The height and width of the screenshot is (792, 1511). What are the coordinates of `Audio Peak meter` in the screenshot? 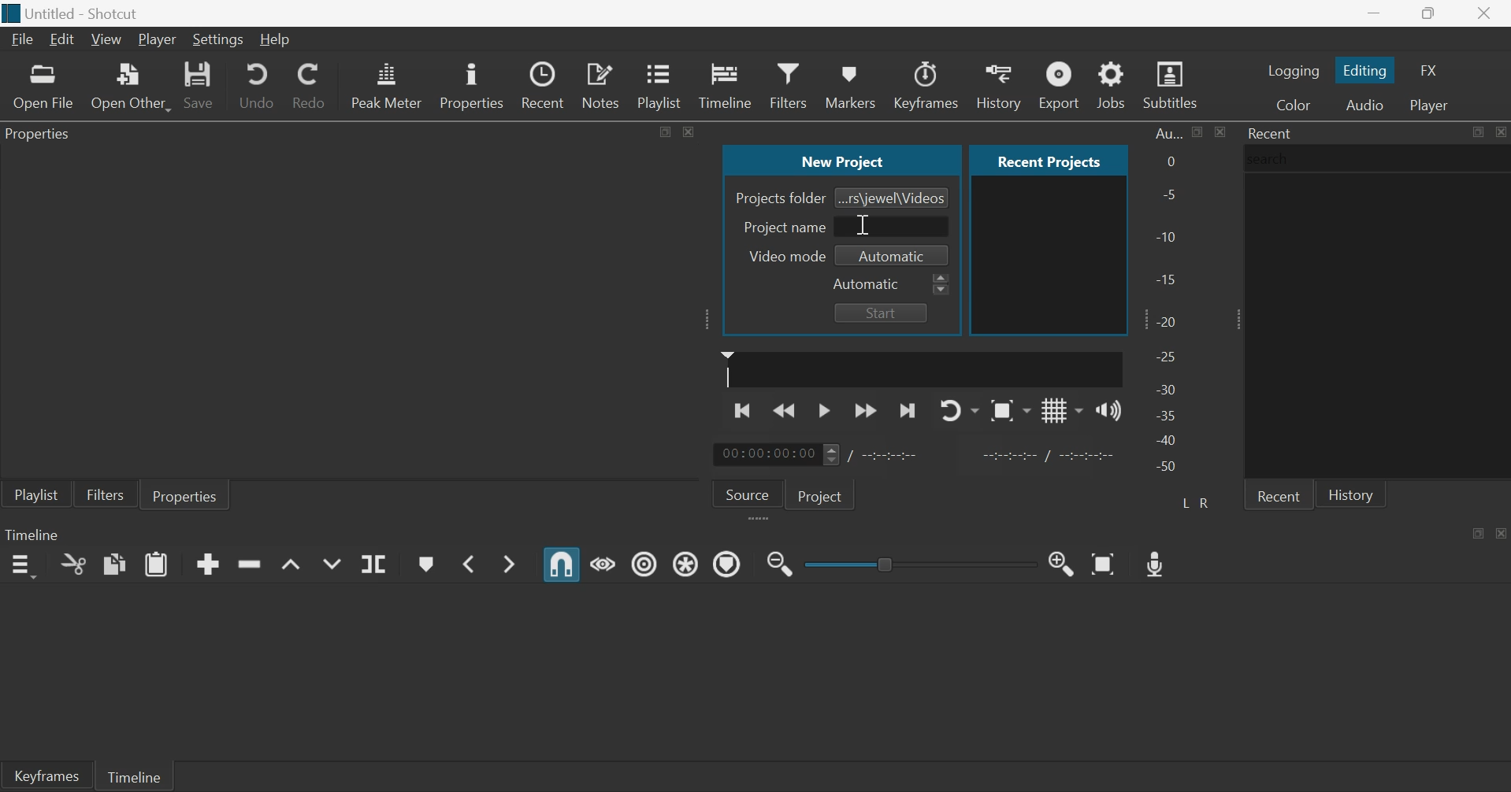 It's located at (1168, 302).